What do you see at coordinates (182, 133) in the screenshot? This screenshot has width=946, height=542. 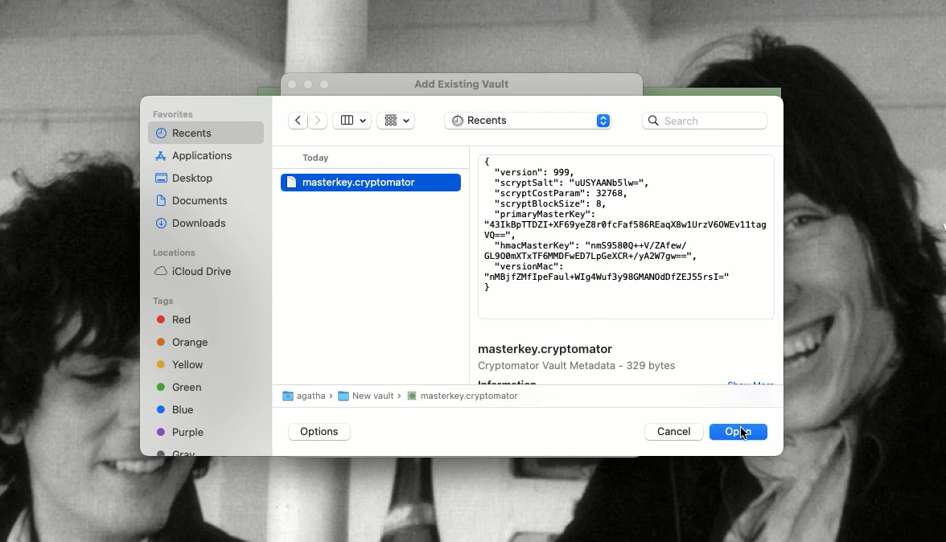 I see `Recents` at bounding box center [182, 133].